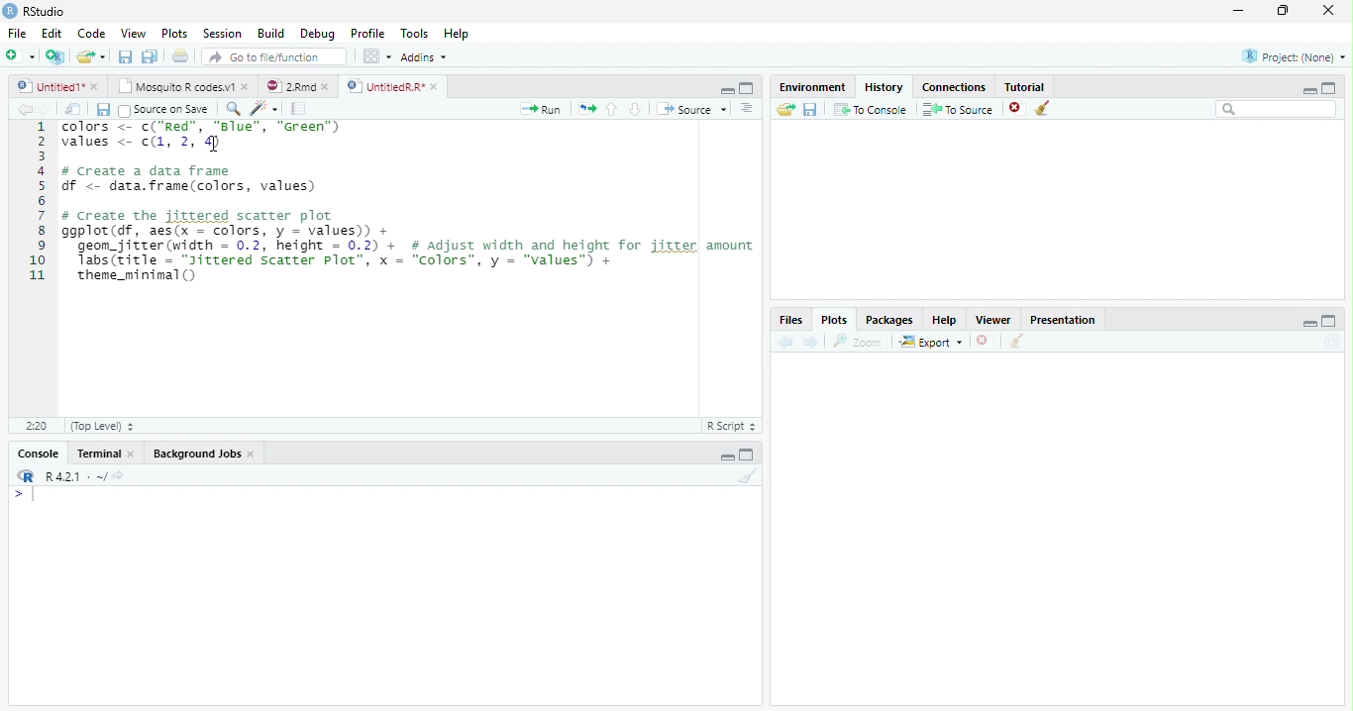 This screenshot has width=1353, height=711. What do you see at coordinates (325, 87) in the screenshot?
I see `close` at bounding box center [325, 87].